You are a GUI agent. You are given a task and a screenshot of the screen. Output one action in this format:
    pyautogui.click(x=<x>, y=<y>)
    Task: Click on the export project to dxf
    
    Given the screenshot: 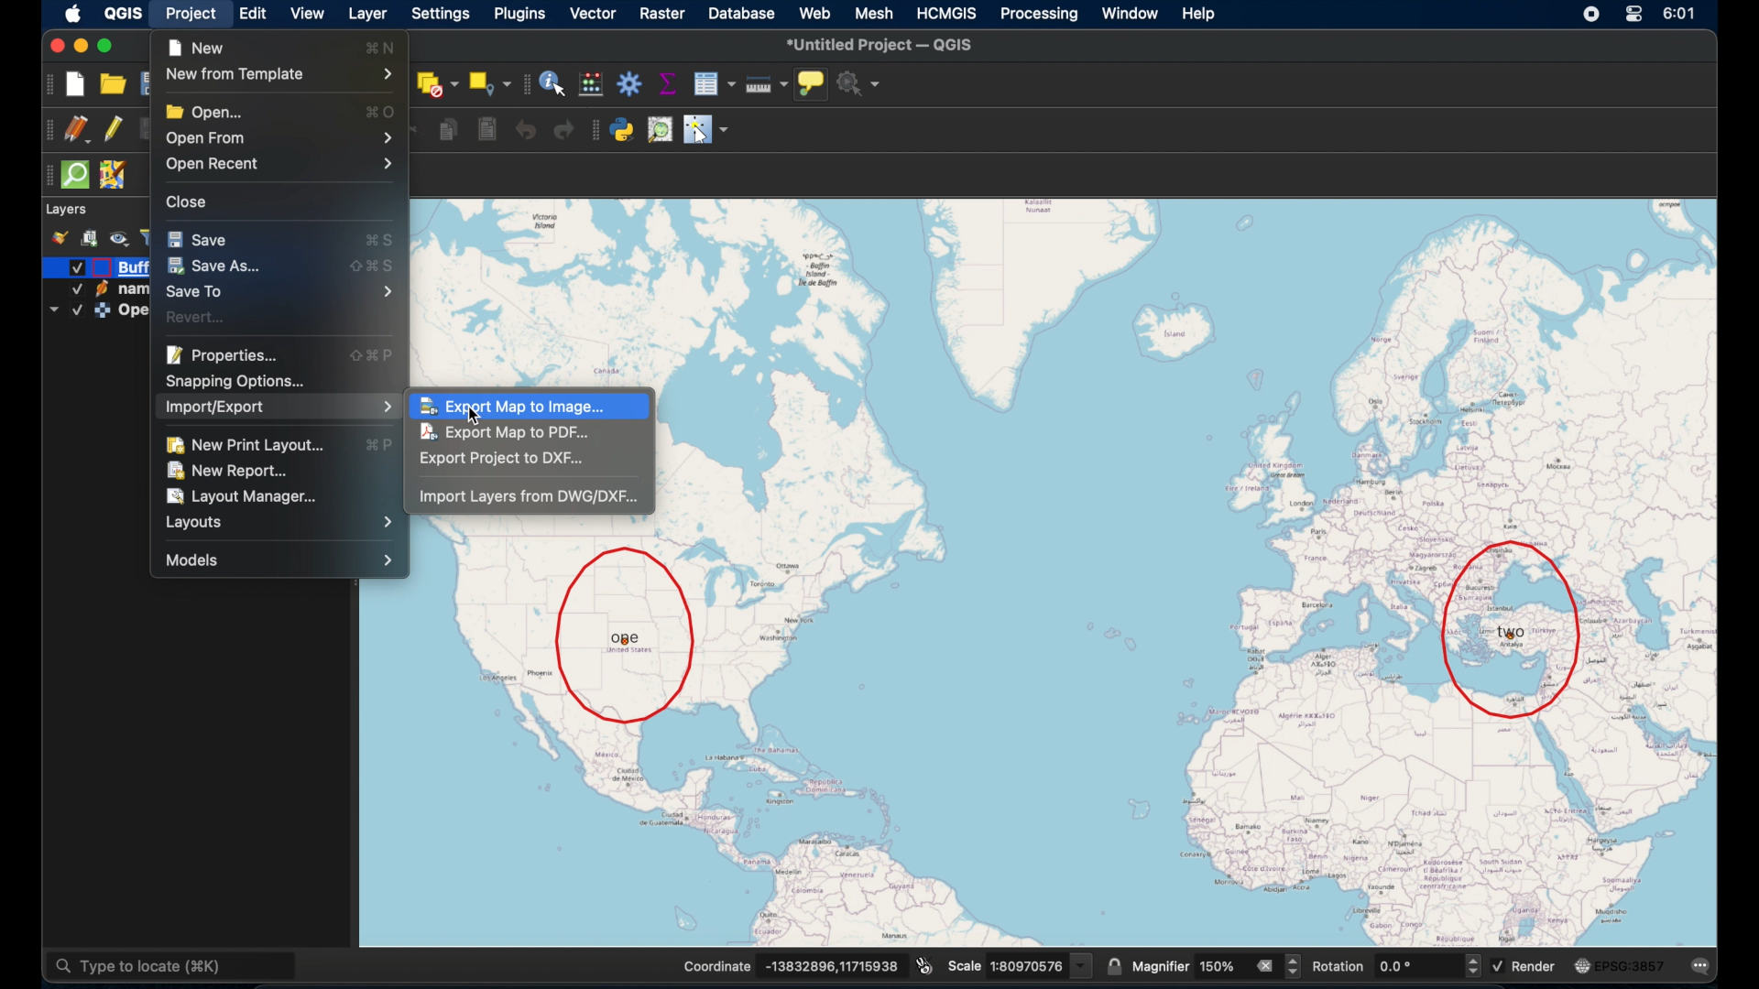 What is the action you would take?
    pyautogui.click(x=509, y=460)
    